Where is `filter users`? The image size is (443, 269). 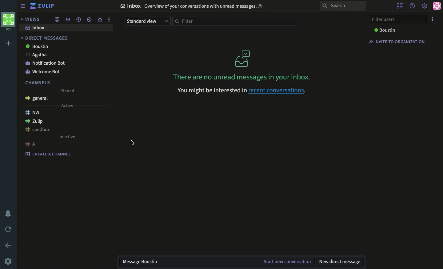
filter users is located at coordinates (397, 19).